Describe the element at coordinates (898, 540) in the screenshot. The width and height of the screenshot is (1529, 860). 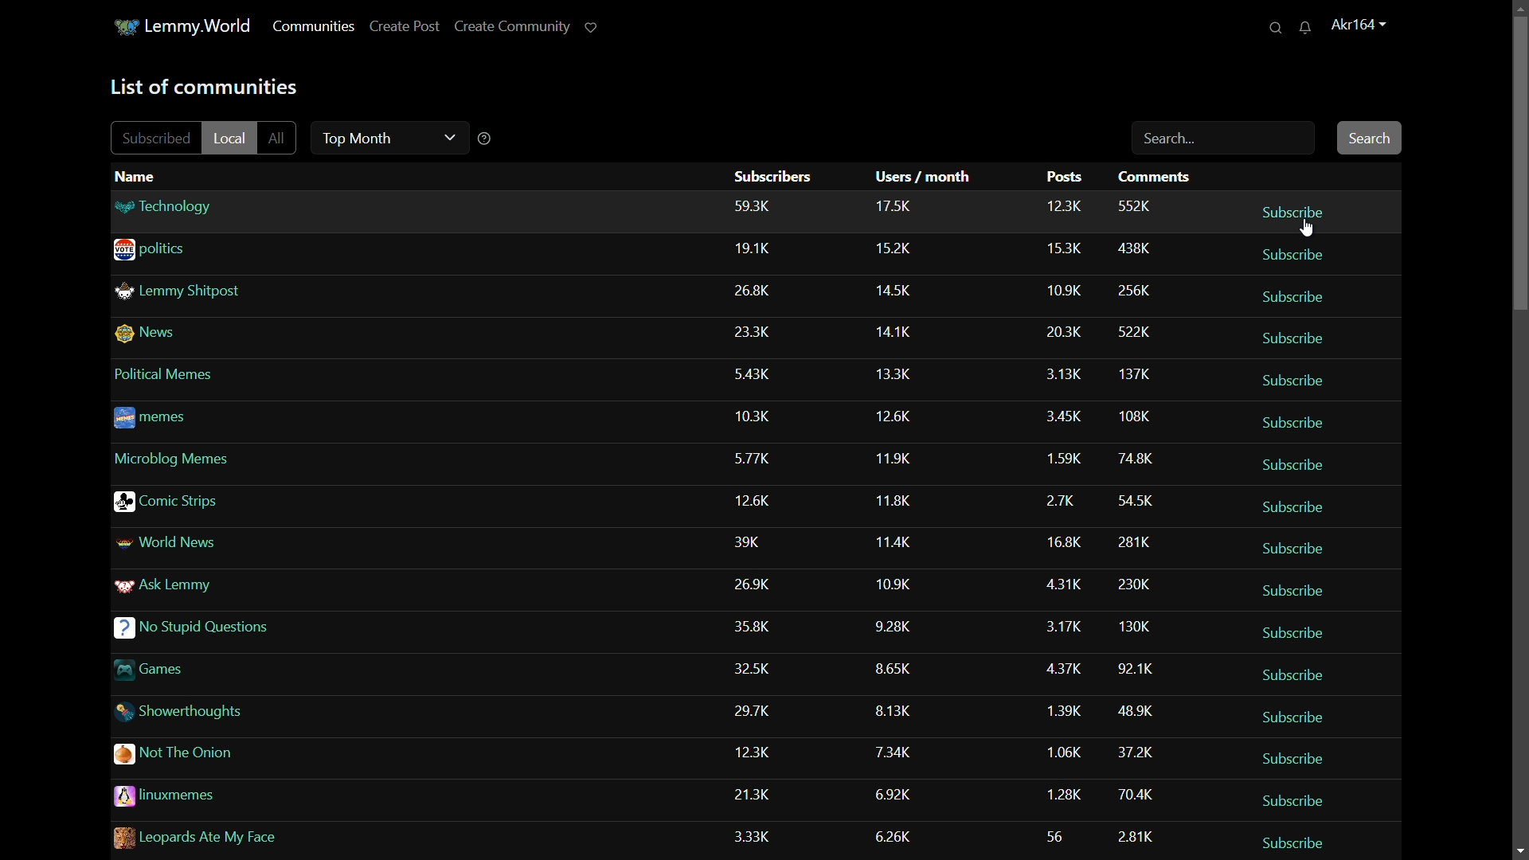
I see `user per month` at that location.